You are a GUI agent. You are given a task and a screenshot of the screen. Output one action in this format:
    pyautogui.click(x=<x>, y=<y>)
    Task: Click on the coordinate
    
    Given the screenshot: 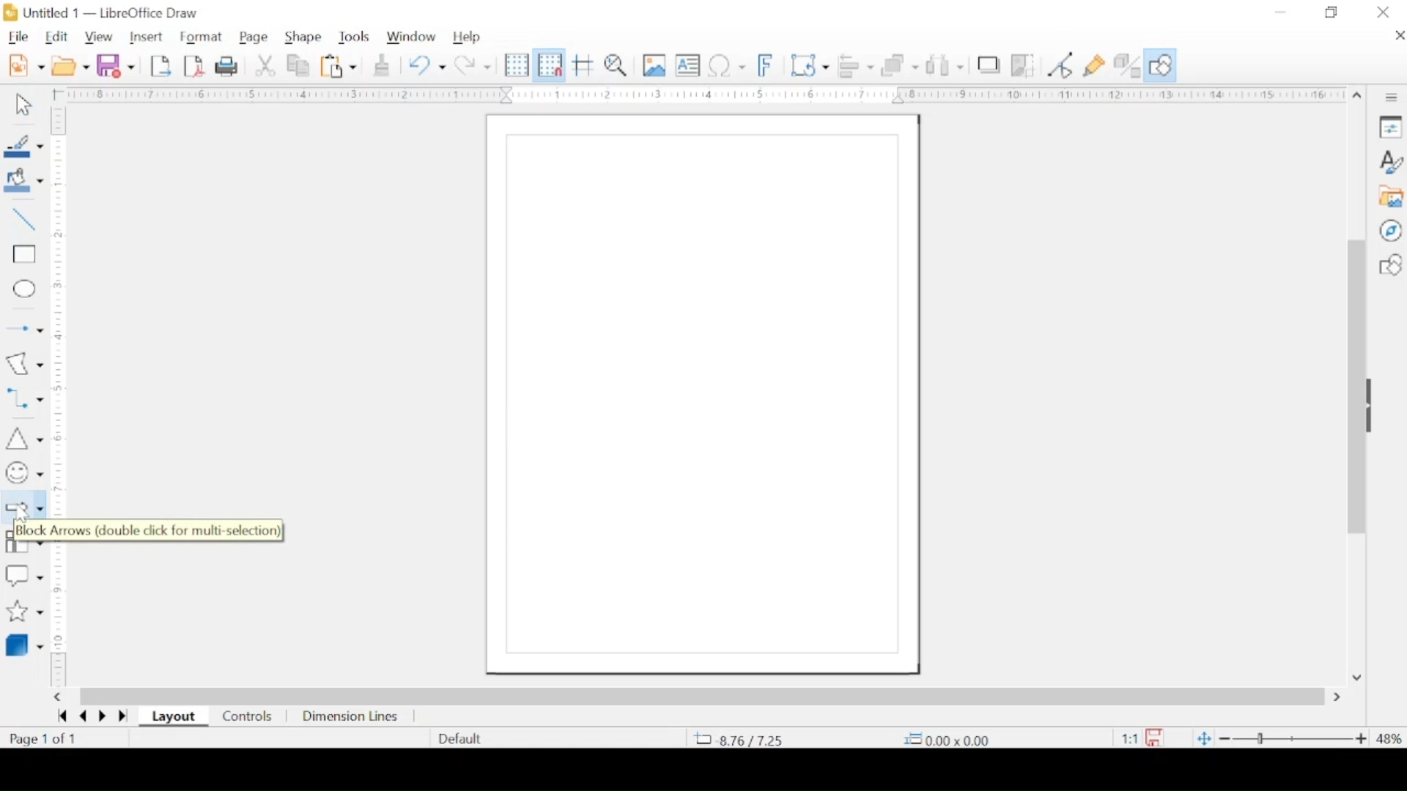 What is the action you would take?
    pyautogui.click(x=947, y=739)
    